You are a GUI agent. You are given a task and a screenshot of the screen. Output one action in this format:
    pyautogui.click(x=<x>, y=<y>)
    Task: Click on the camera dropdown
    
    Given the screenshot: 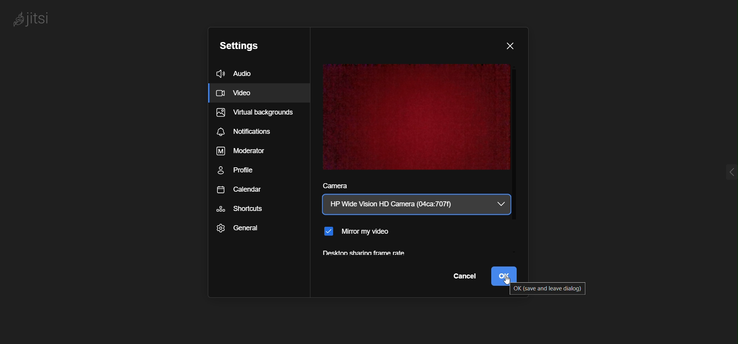 What is the action you would take?
    pyautogui.click(x=505, y=204)
    